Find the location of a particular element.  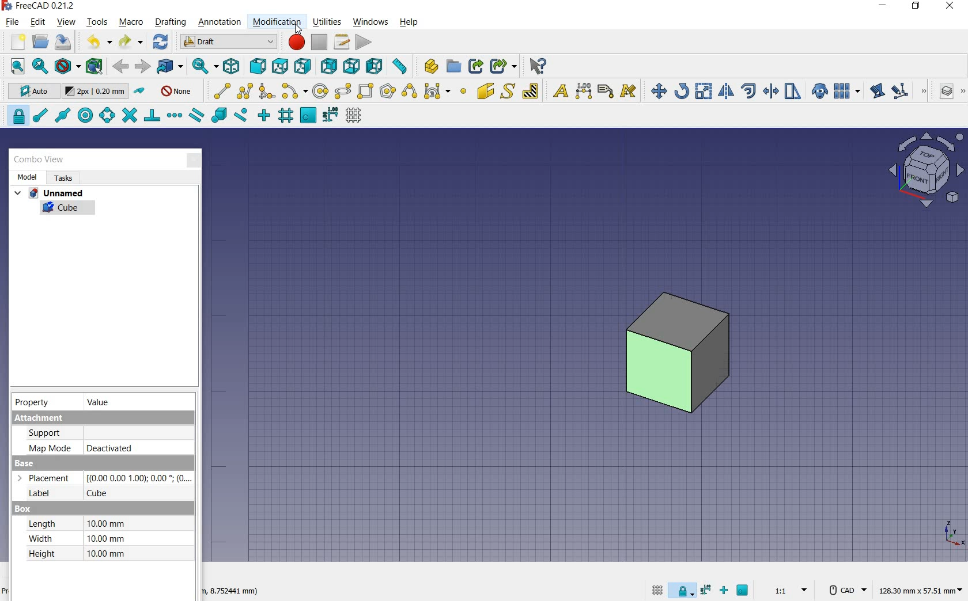

annotation is located at coordinates (221, 22).